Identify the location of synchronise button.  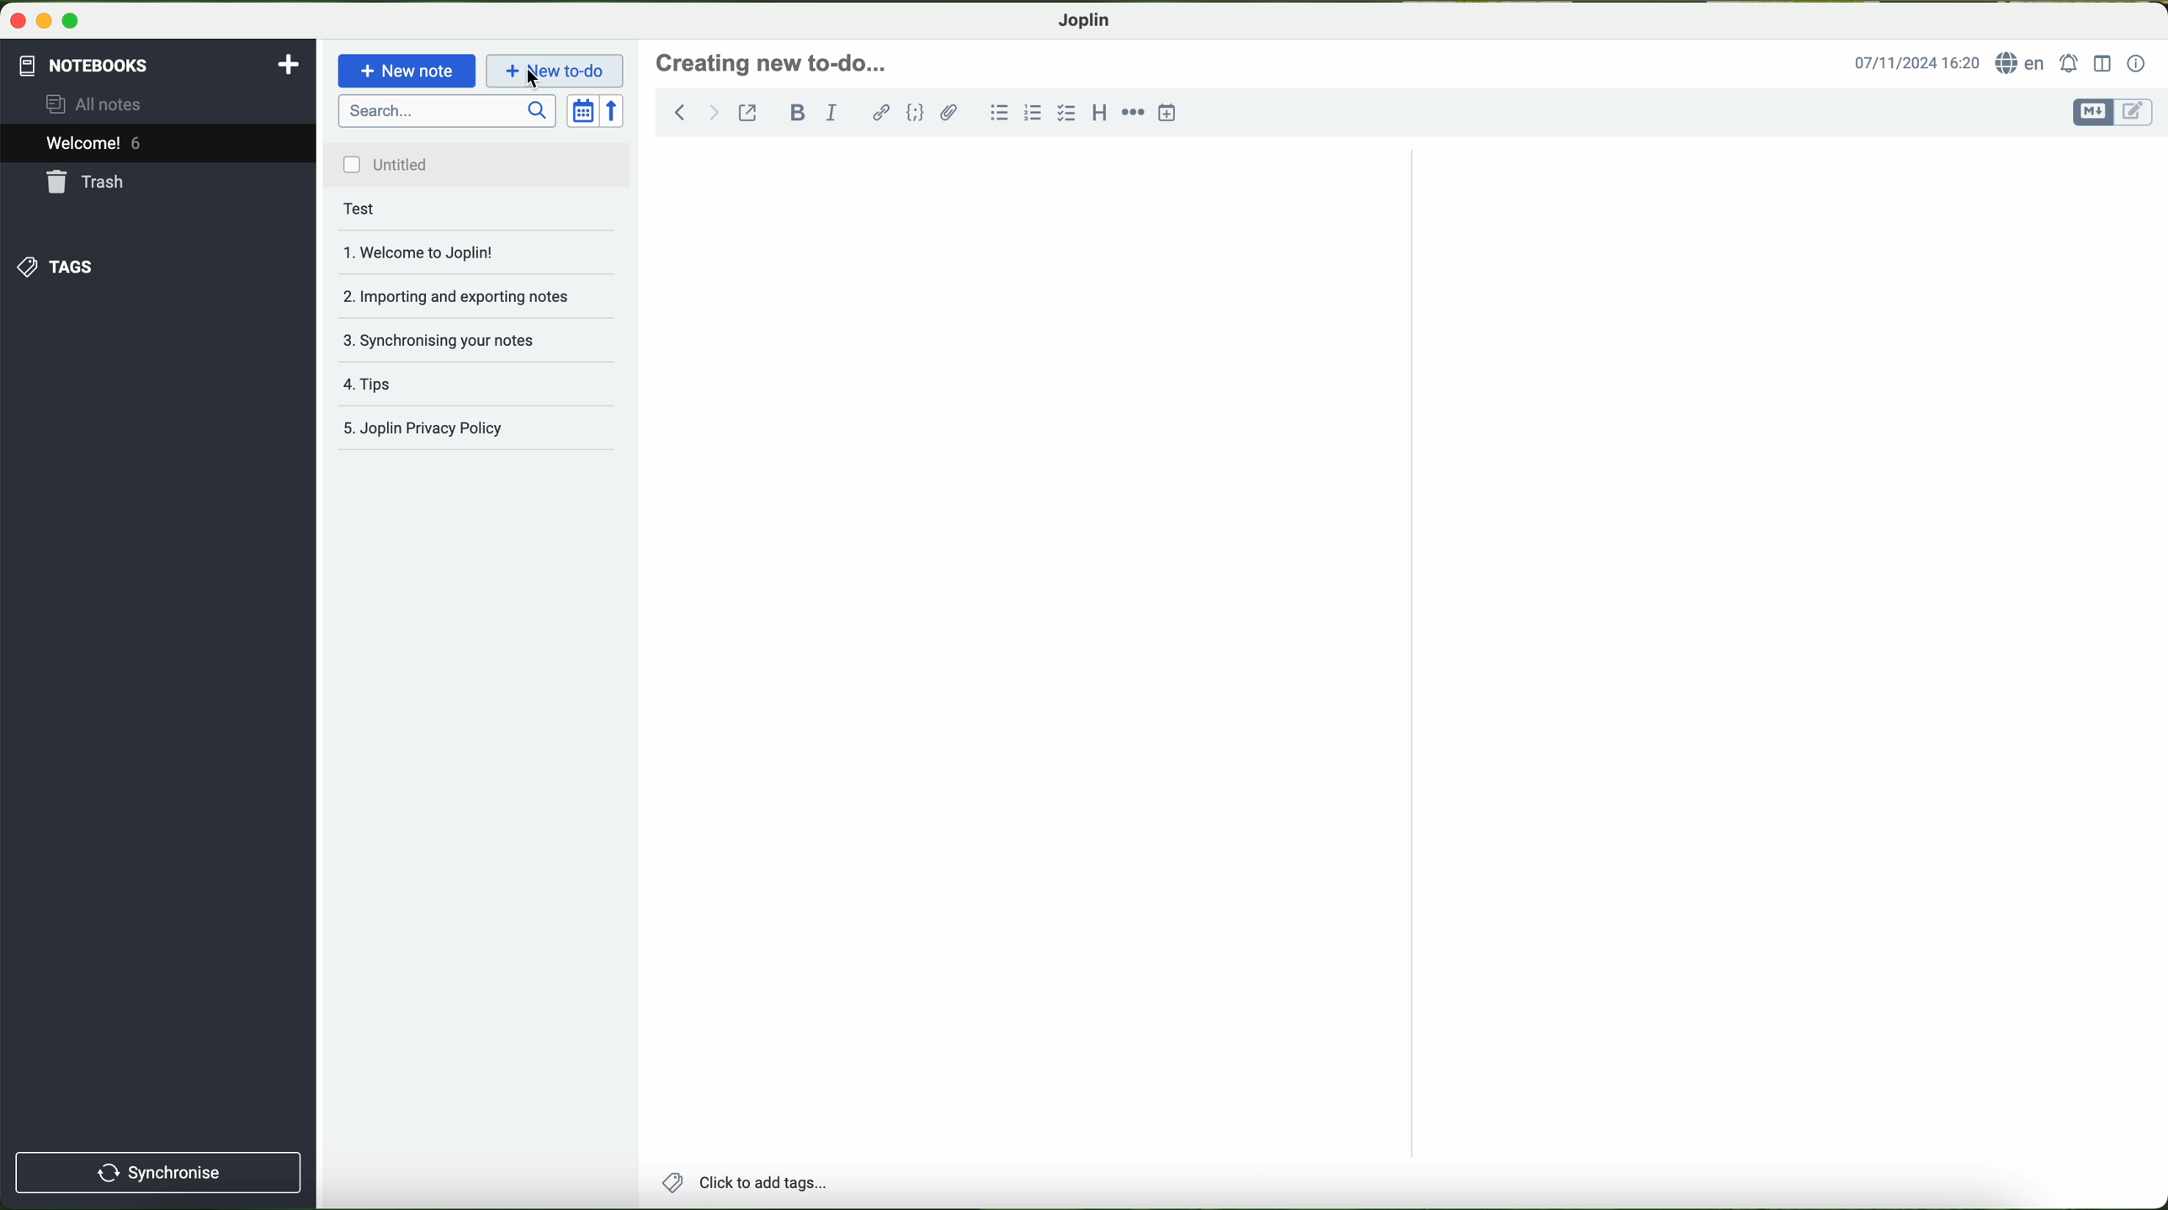
(156, 1170).